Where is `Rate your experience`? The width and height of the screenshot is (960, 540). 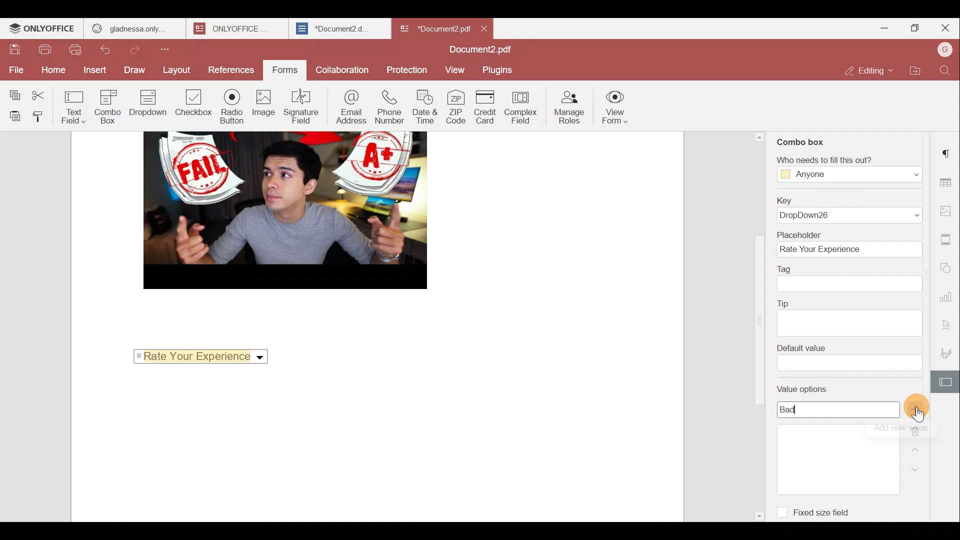
Rate your experience is located at coordinates (198, 355).